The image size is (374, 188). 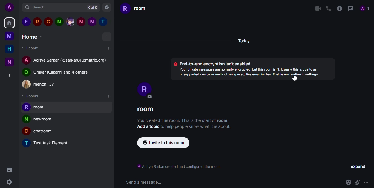 What do you see at coordinates (328, 8) in the screenshot?
I see `voice call` at bounding box center [328, 8].